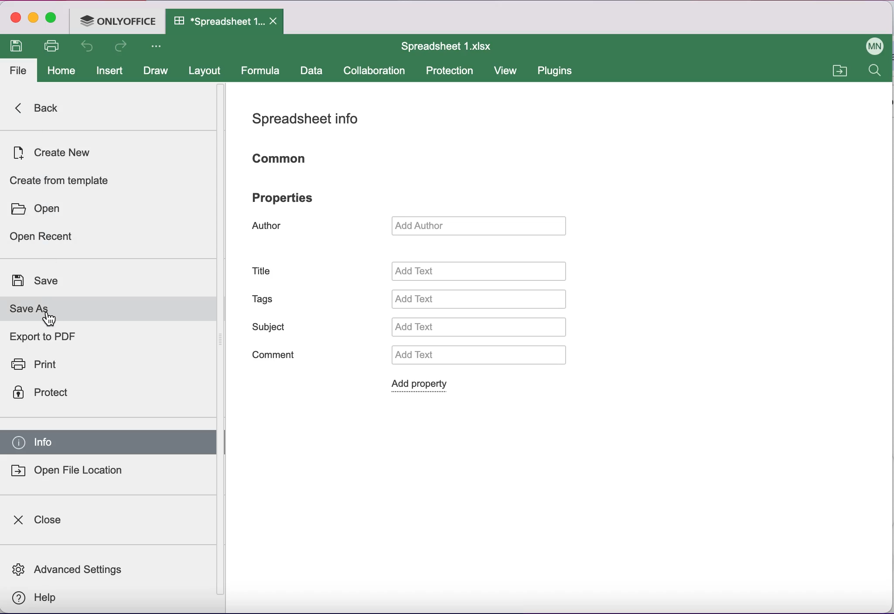 This screenshot has height=614, width=894. What do you see at coordinates (224, 22) in the screenshot?
I see `tab` at bounding box center [224, 22].